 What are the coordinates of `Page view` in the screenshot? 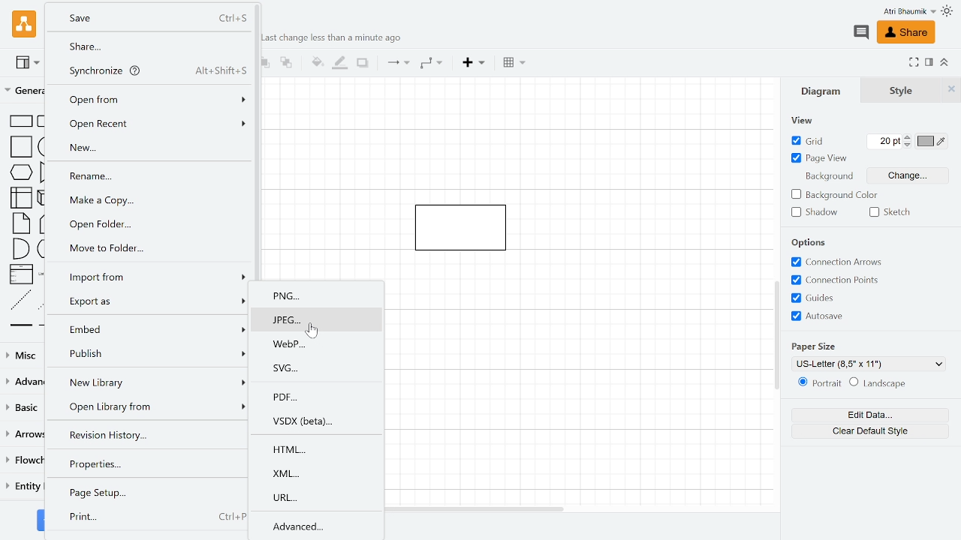 It's located at (819, 158).